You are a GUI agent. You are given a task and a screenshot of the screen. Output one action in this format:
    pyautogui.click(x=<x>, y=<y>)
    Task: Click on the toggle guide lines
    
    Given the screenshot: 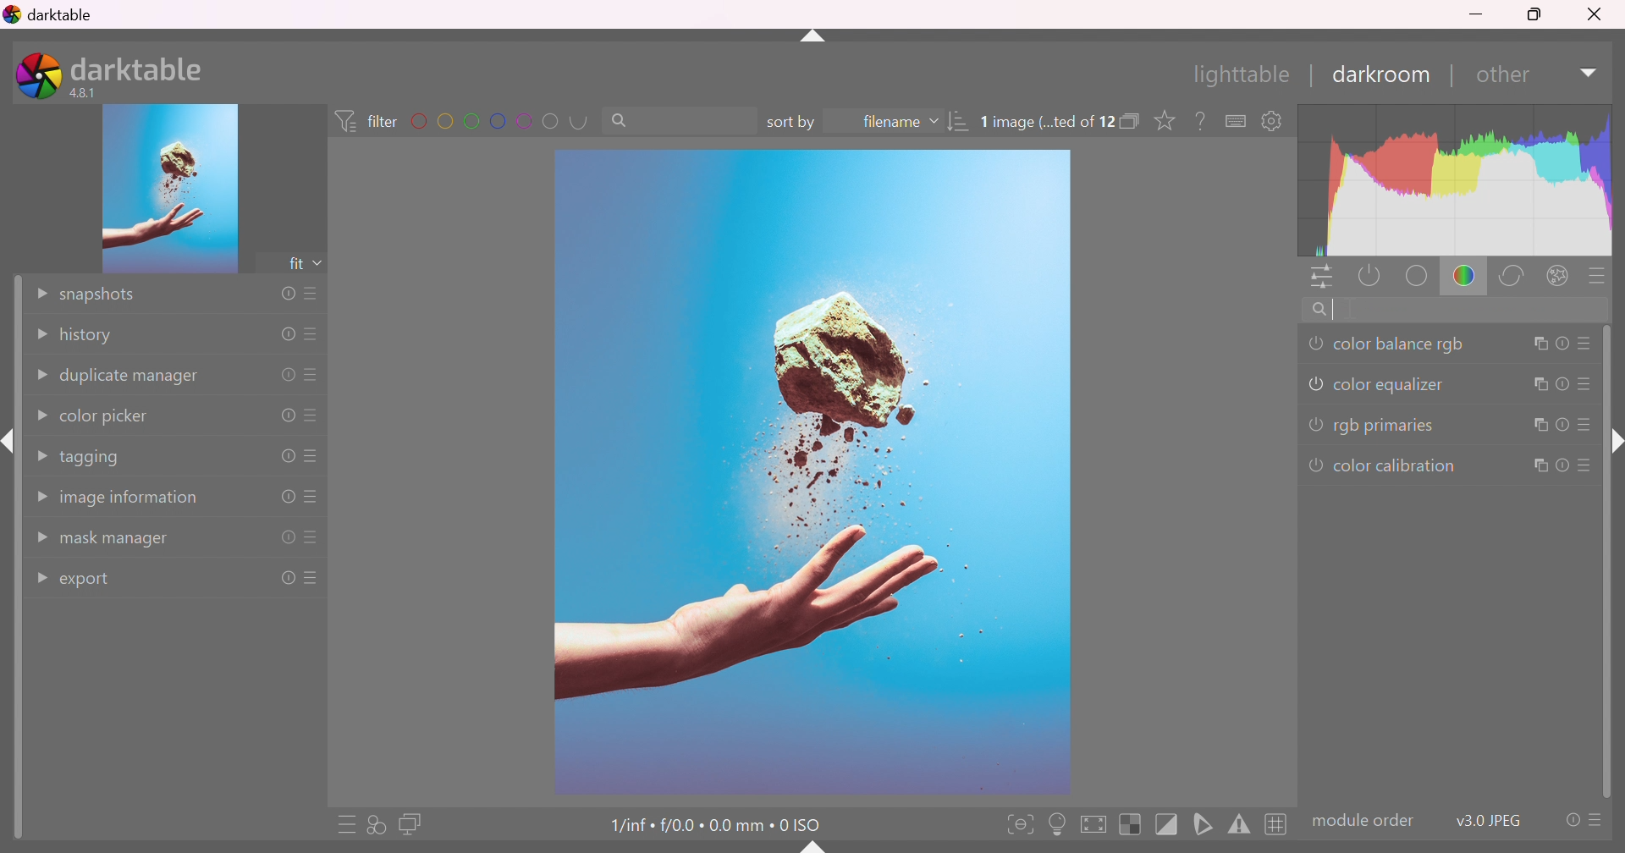 What is the action you would take?
    pyautogui.click(x=1275, y=825)
    